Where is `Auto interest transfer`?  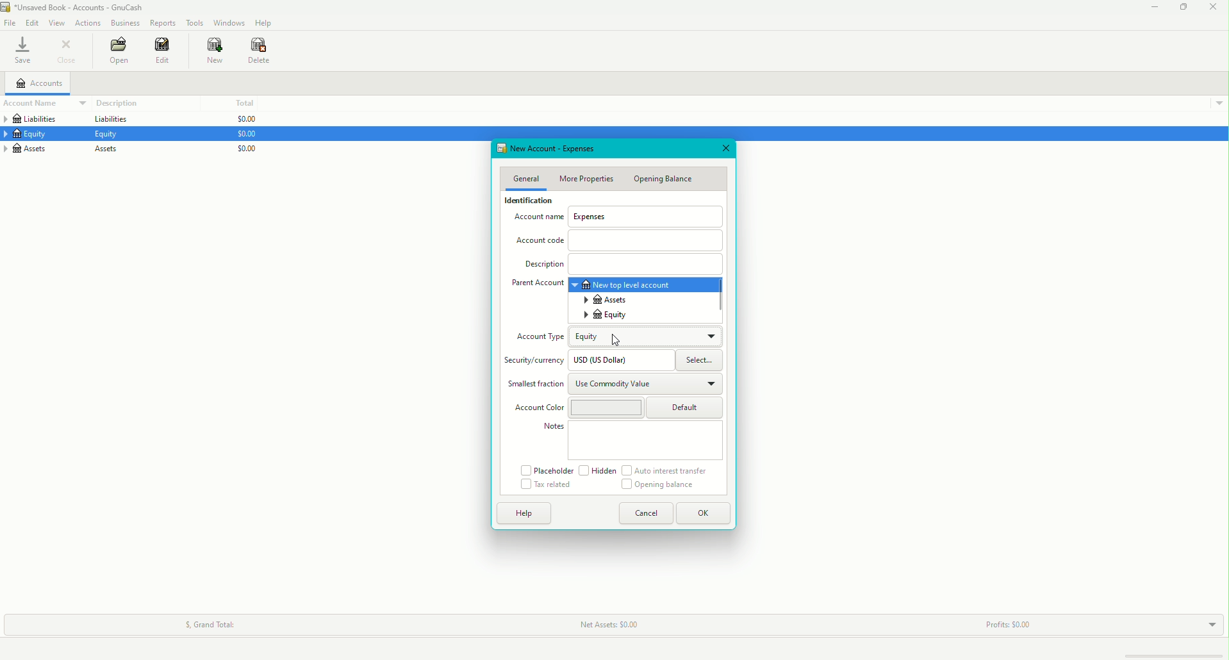
Auto interest transfer is located at coordinates (668, 471).